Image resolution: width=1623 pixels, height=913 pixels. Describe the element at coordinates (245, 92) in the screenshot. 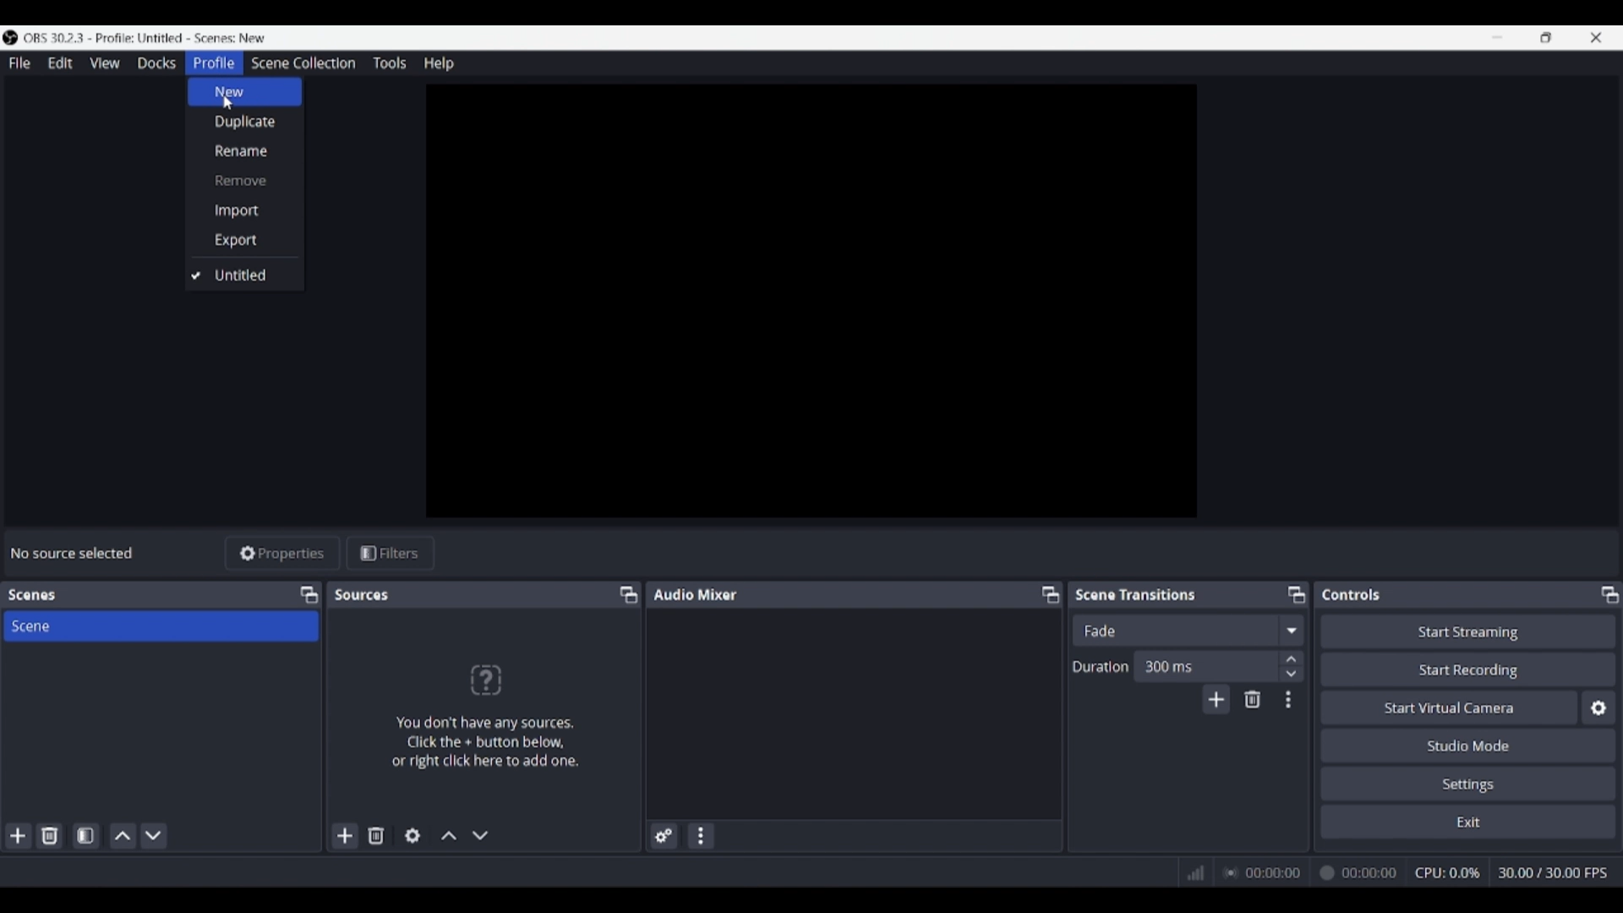

I see `New, current selection highlighted` at that location.